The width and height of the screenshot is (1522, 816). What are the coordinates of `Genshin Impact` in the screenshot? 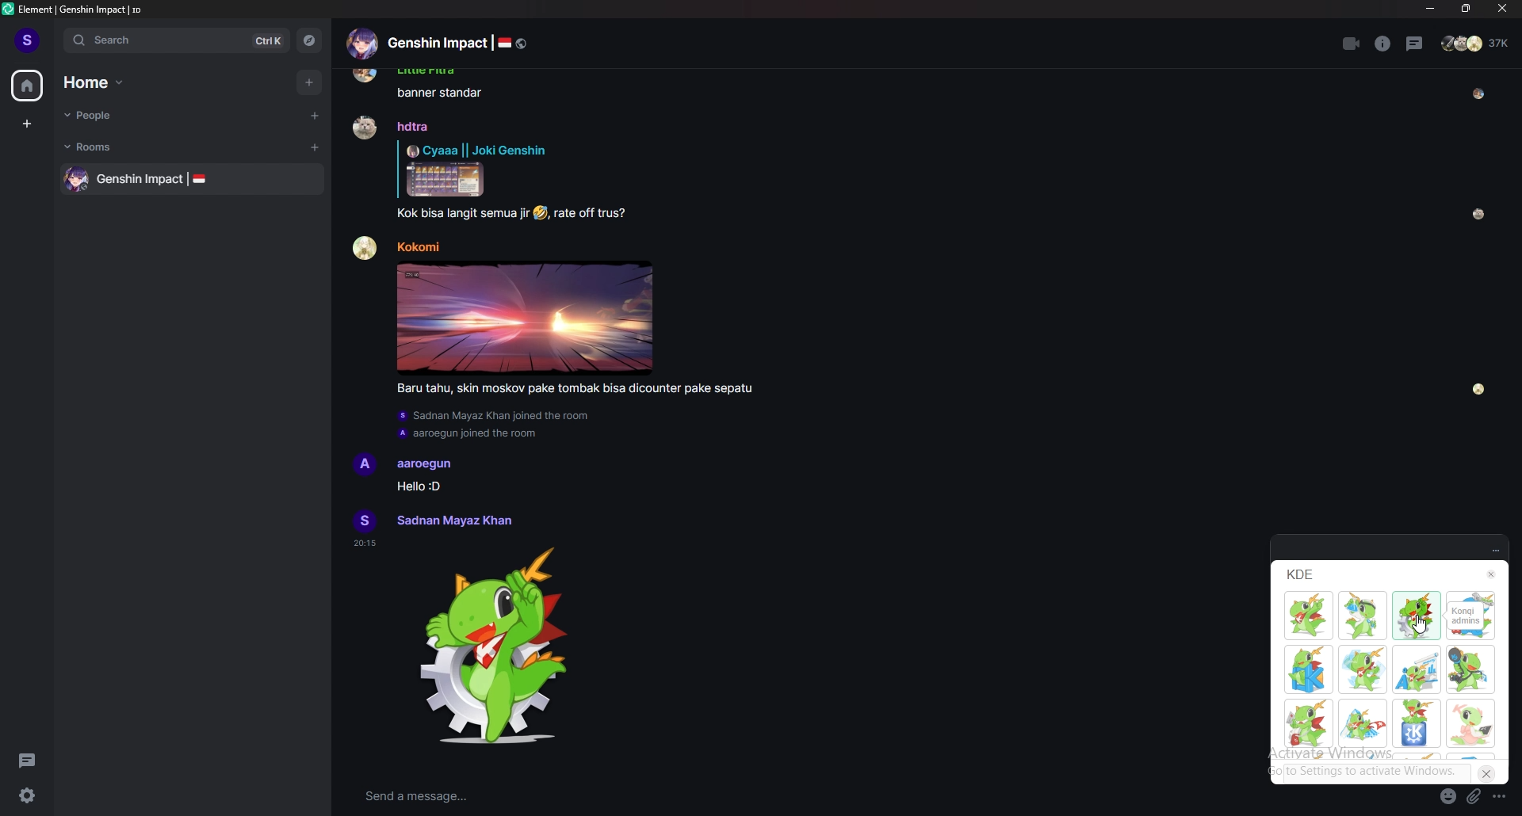 It's located at (140, 180).